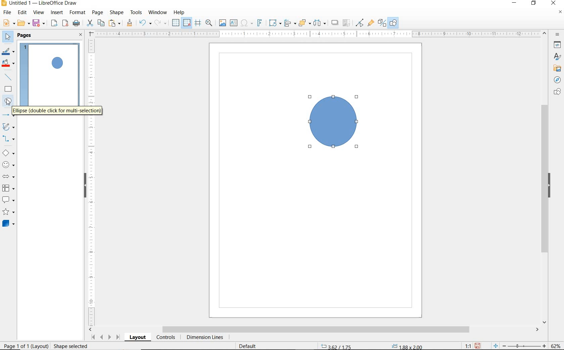 The image size is (564, 350). What do you see at coordinates (115, 23) in the screenshot?
I see `PASTE` at bounding box center [115, 23].